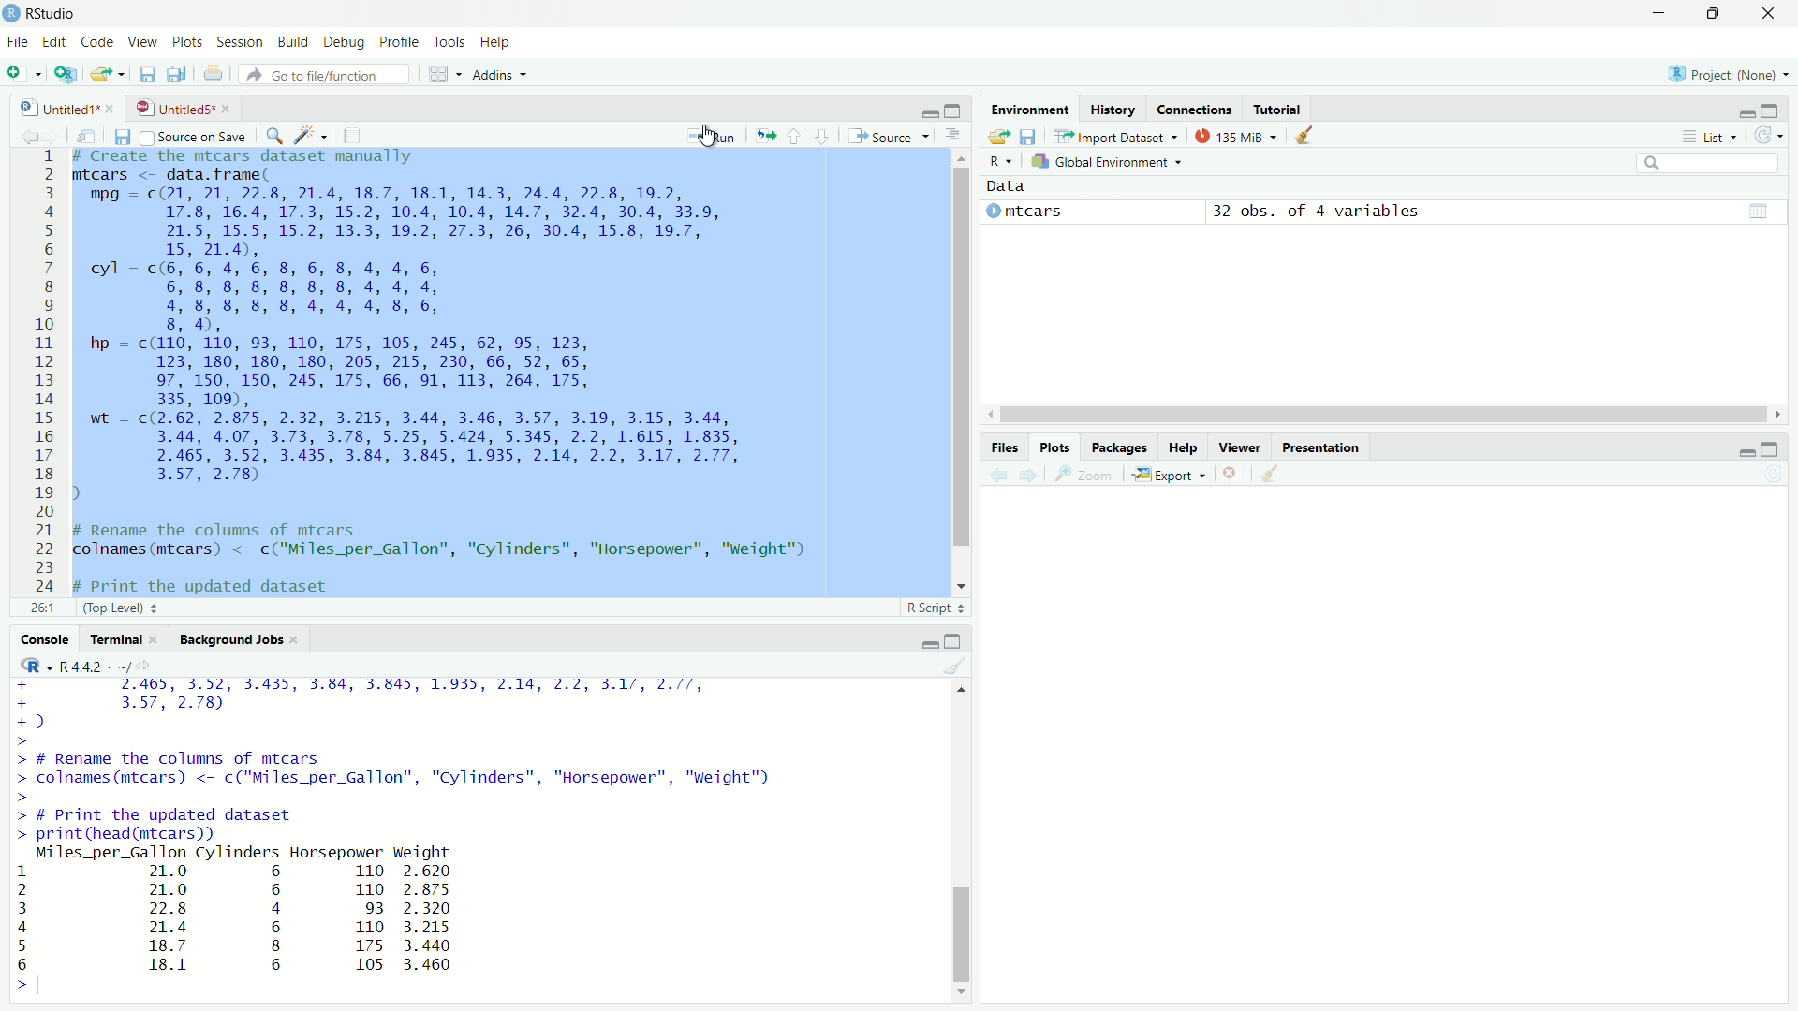 This screenshot has width=1798, height=1011. What do you see at coordinates (1117, 447) in the screenshot?
I see `packages` at bounding box center [1117, 447].